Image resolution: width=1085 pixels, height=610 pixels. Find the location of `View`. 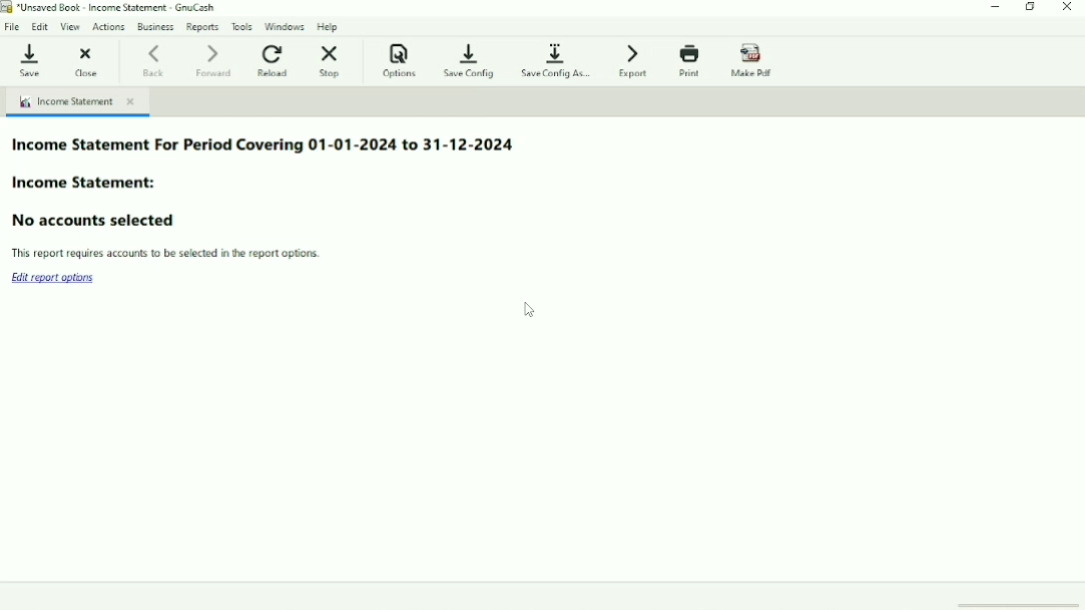

View is located at coordinates (72, 27).